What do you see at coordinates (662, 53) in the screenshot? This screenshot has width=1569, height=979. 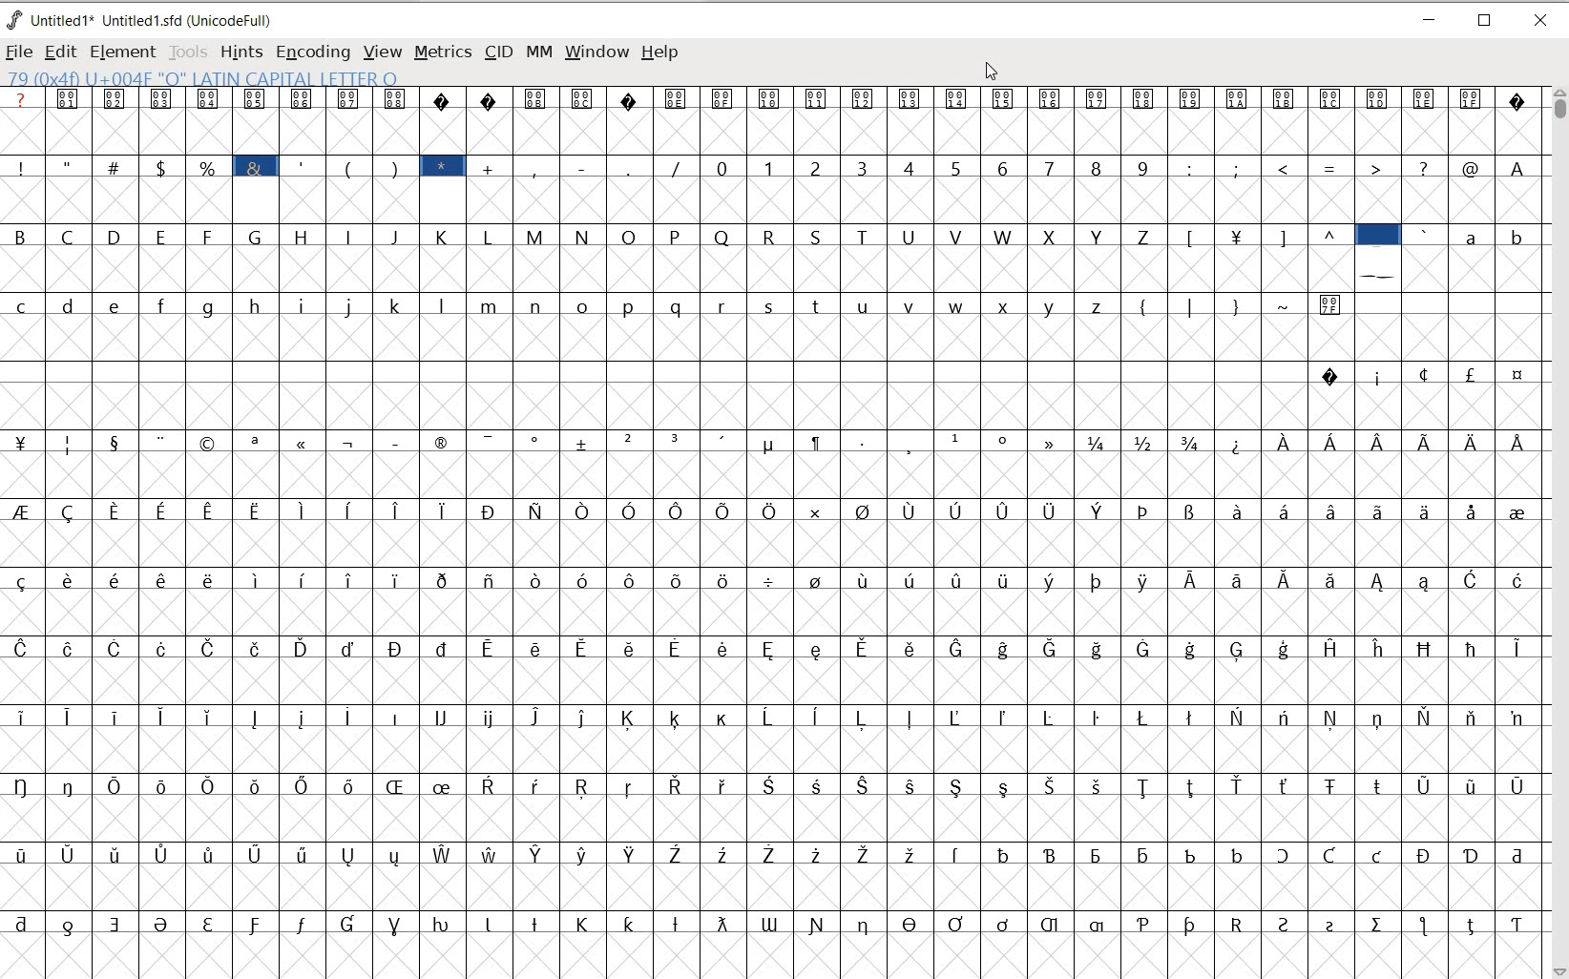 I see `HELP` at bounding box center [662, 53].